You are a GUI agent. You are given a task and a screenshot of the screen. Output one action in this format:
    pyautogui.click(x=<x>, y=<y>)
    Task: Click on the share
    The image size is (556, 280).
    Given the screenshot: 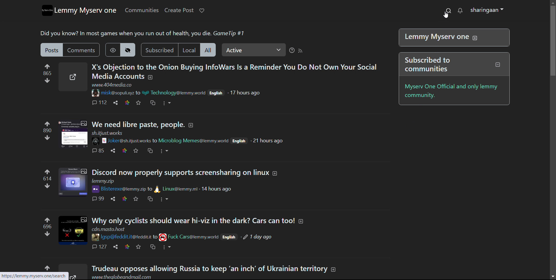 What is the action you would take?
    pyautogui.click(x=115, y=103)
    